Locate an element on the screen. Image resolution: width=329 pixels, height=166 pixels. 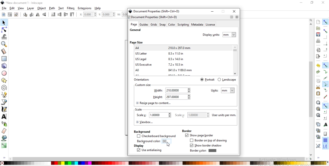
snap to page border is located at coordinates (325, 134).